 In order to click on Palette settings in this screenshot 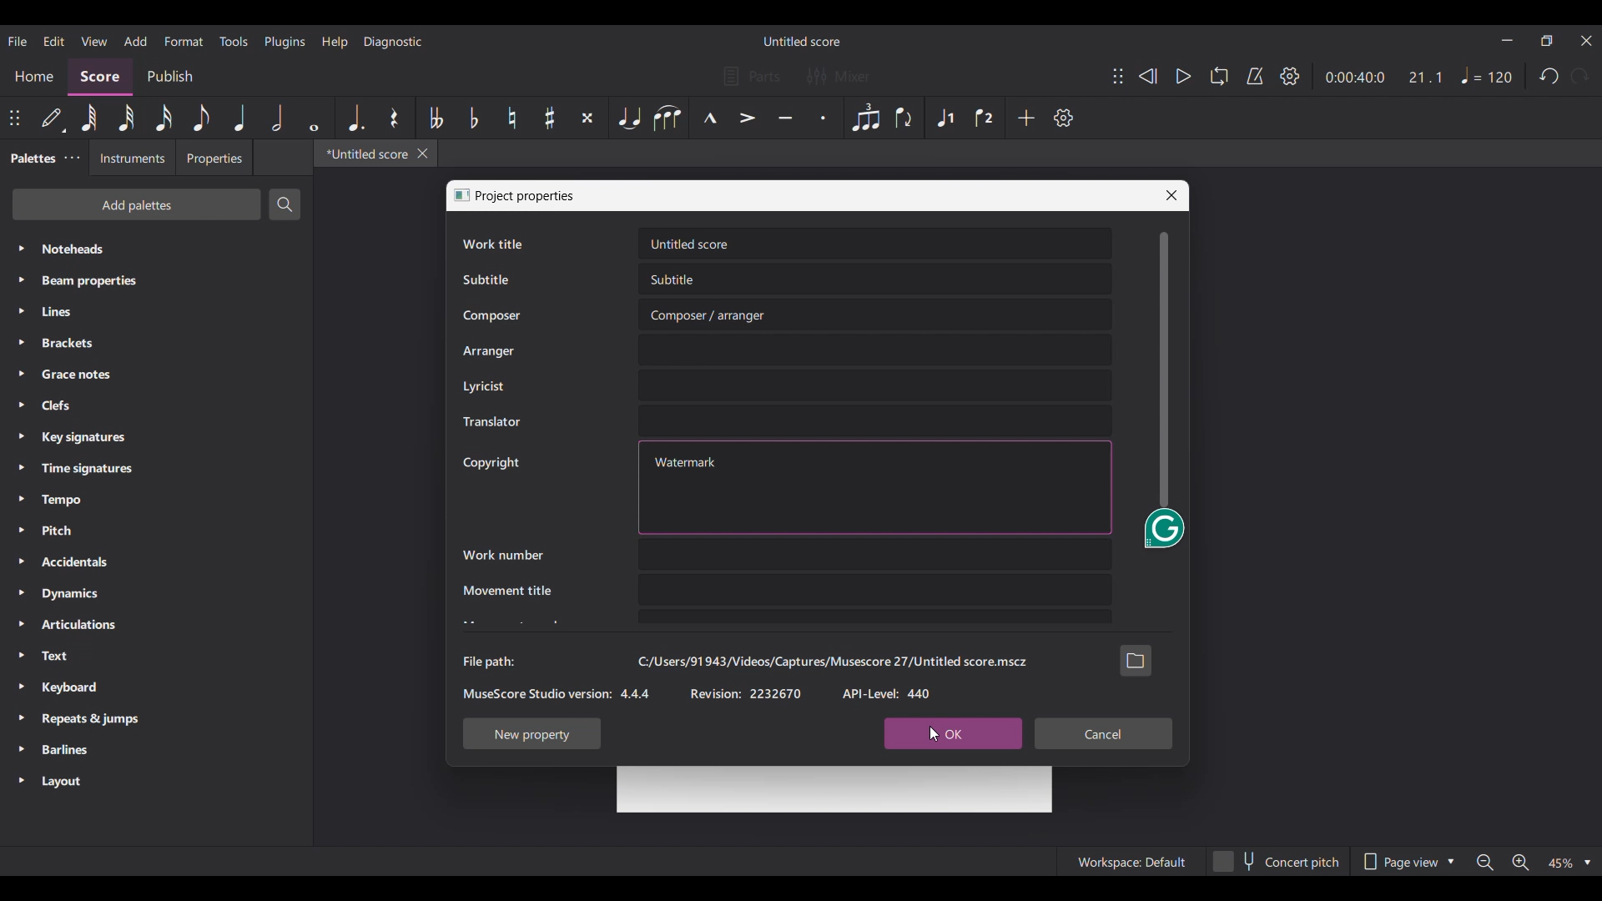, I will do `click(73, 158)`.